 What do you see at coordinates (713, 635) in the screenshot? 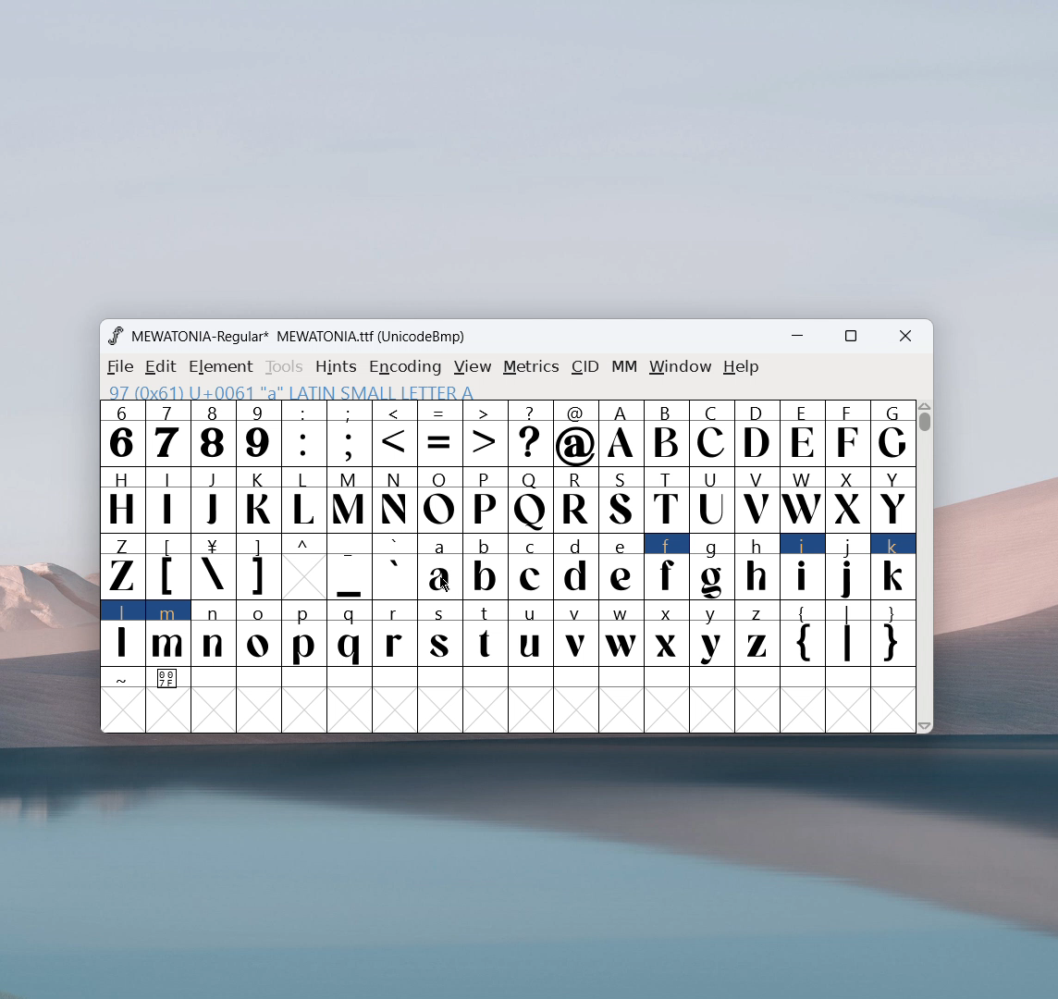
I see `y` at bounding box center [713, 635].